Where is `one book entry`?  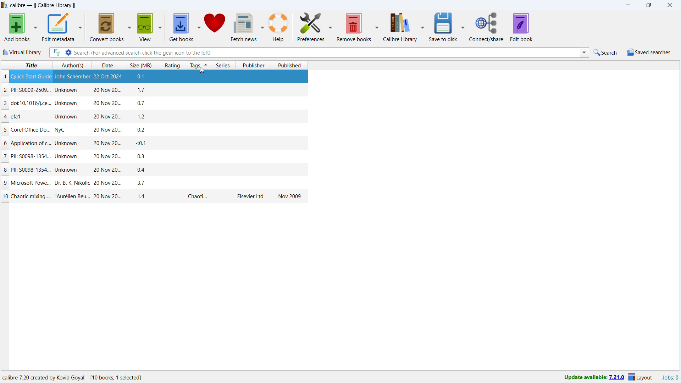
one book entry is located at coordinates (153, 156).